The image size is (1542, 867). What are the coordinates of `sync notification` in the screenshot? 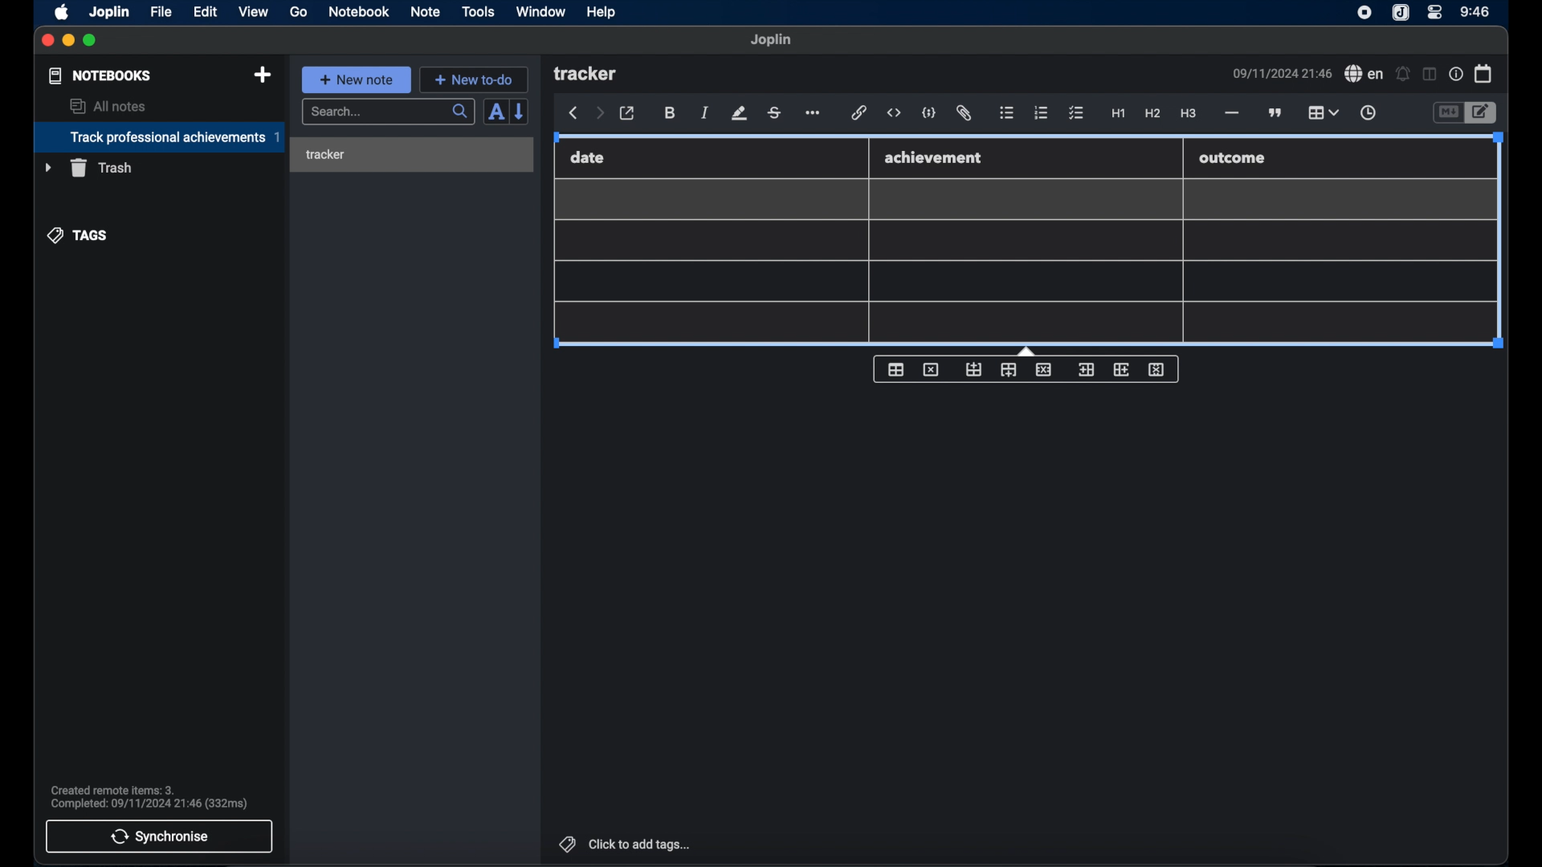 It's located at (149, 797).